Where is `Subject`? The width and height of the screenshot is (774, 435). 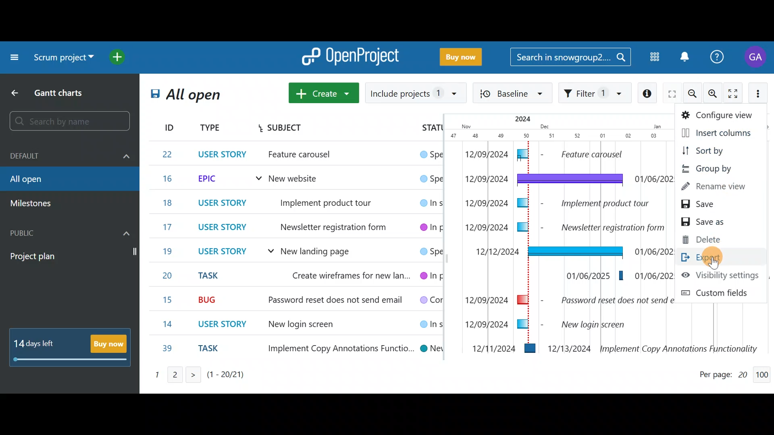 Subject is located at coordinates (281, 128).